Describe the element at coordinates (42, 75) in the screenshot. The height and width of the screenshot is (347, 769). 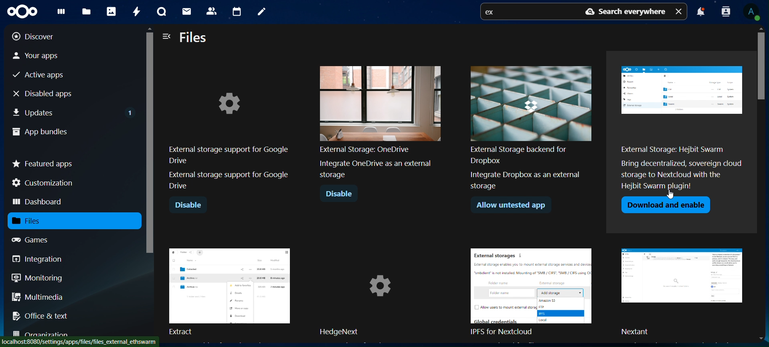
I see `active apps` at that location.